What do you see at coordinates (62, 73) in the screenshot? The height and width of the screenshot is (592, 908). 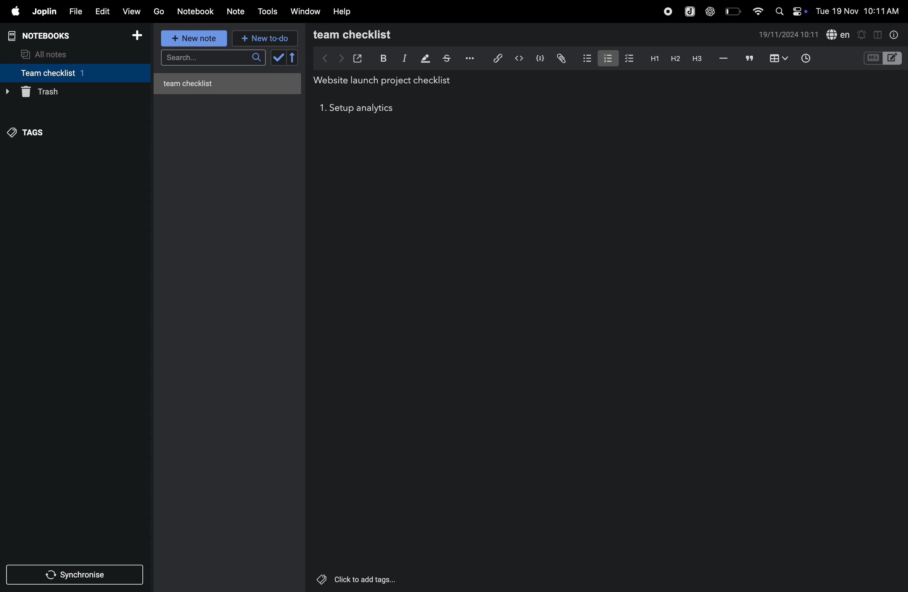 I see `team checklist` at bounding box center [62, 73].